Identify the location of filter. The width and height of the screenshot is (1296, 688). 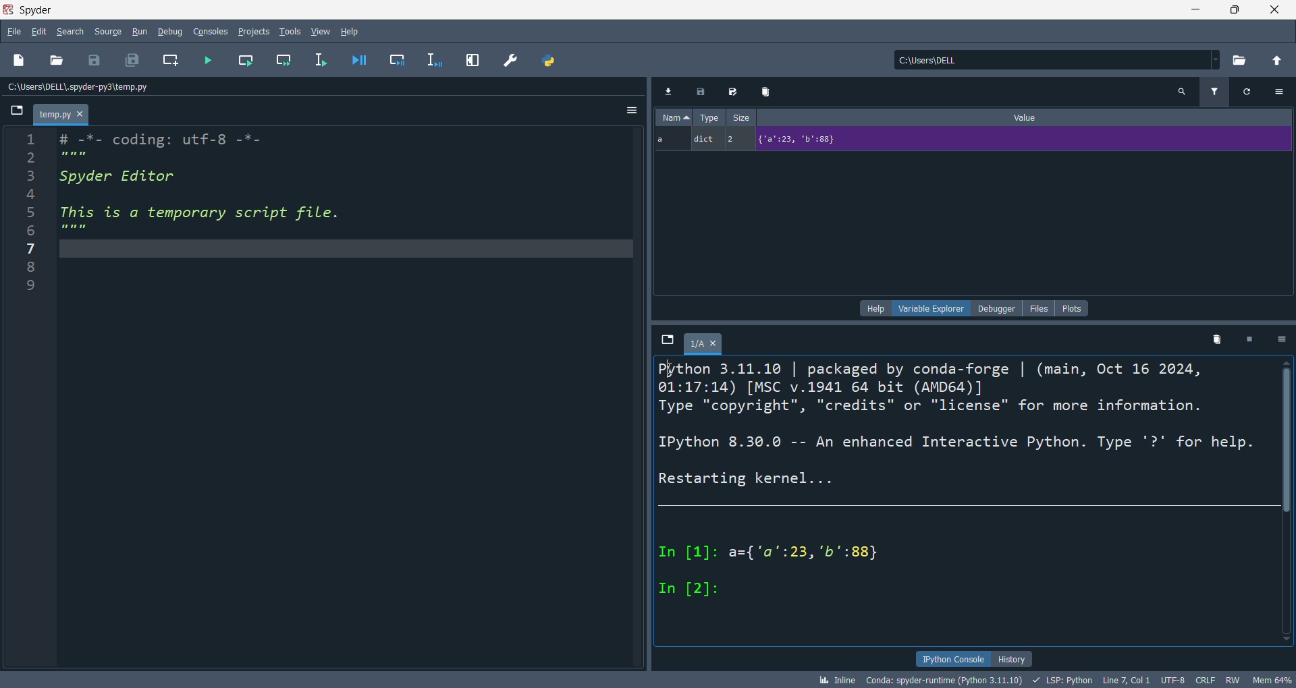
(1217, 90).